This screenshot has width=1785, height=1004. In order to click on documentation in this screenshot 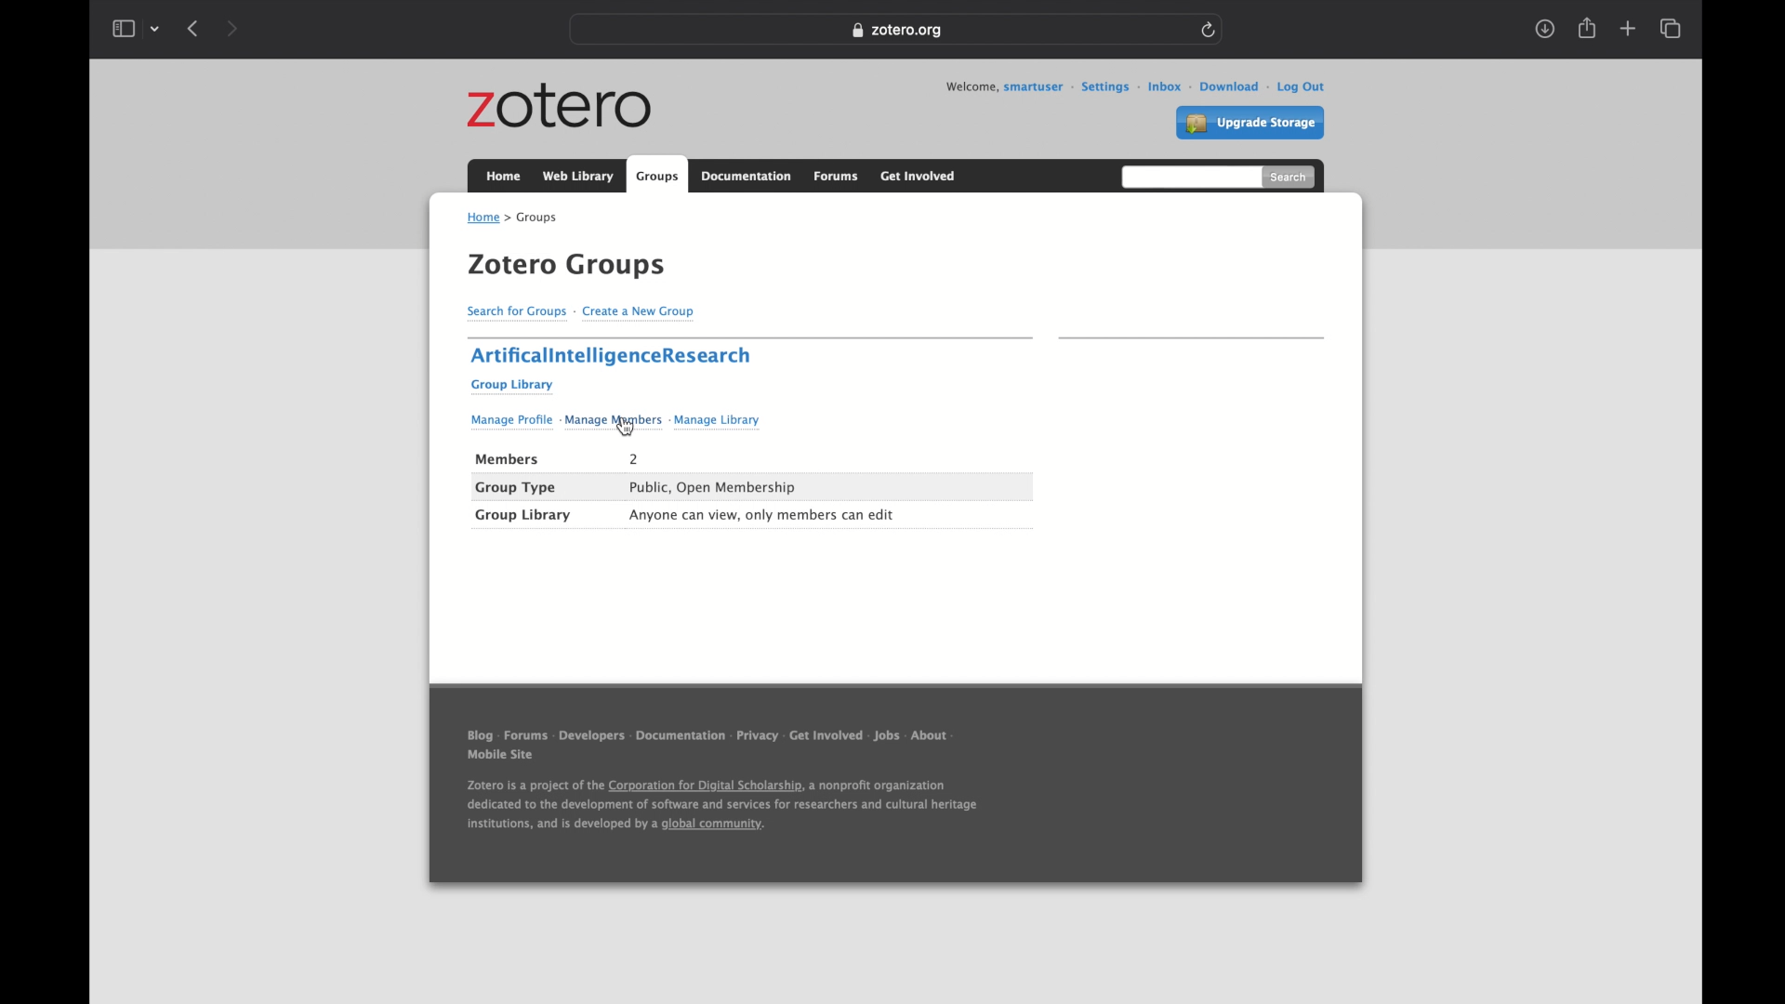, I will do `click(681, 736)`.